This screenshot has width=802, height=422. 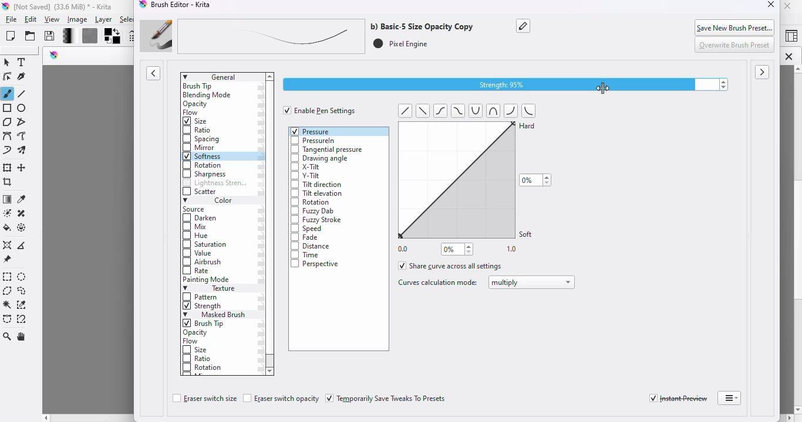 What do you see at coordinates (312, 247) in the screenshot?
I see `distance` at bounding box center [312, 247].